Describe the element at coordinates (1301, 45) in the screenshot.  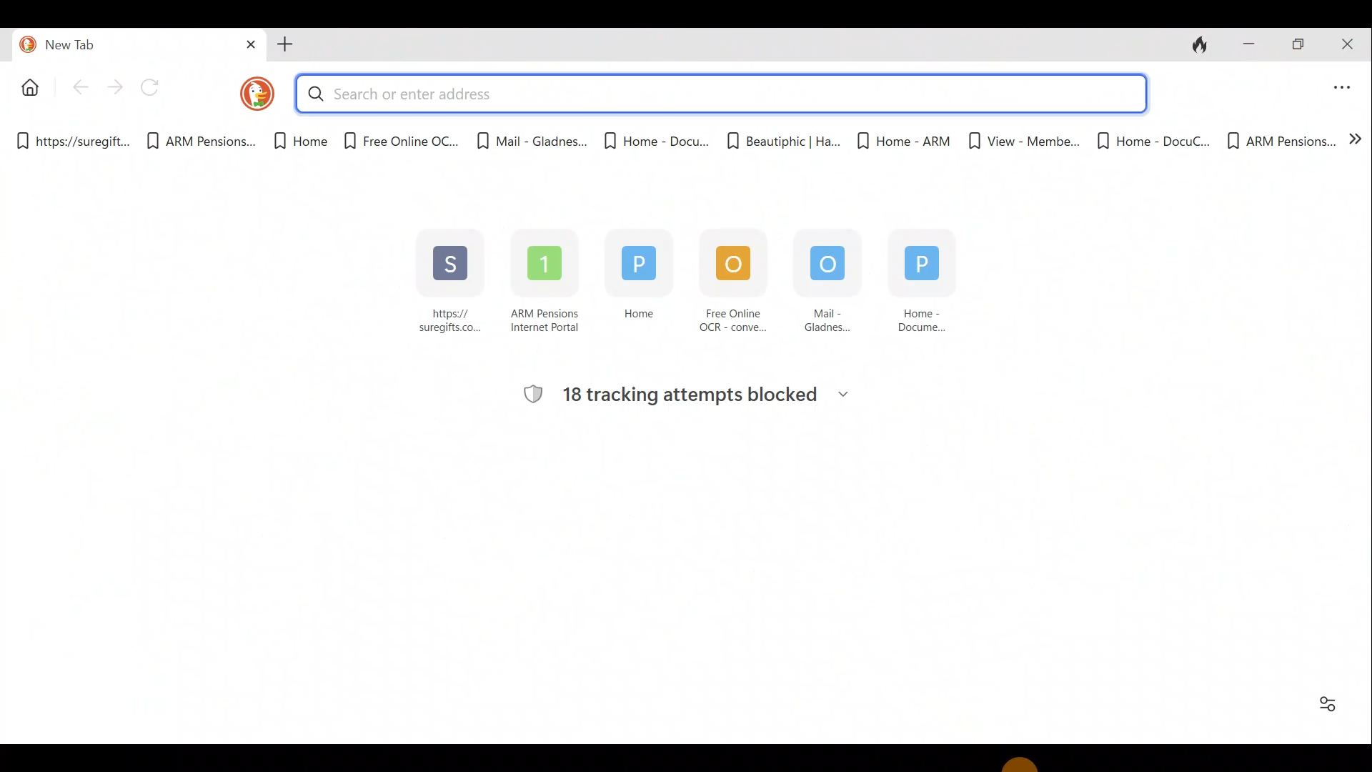
I see `Restore down` at that location.